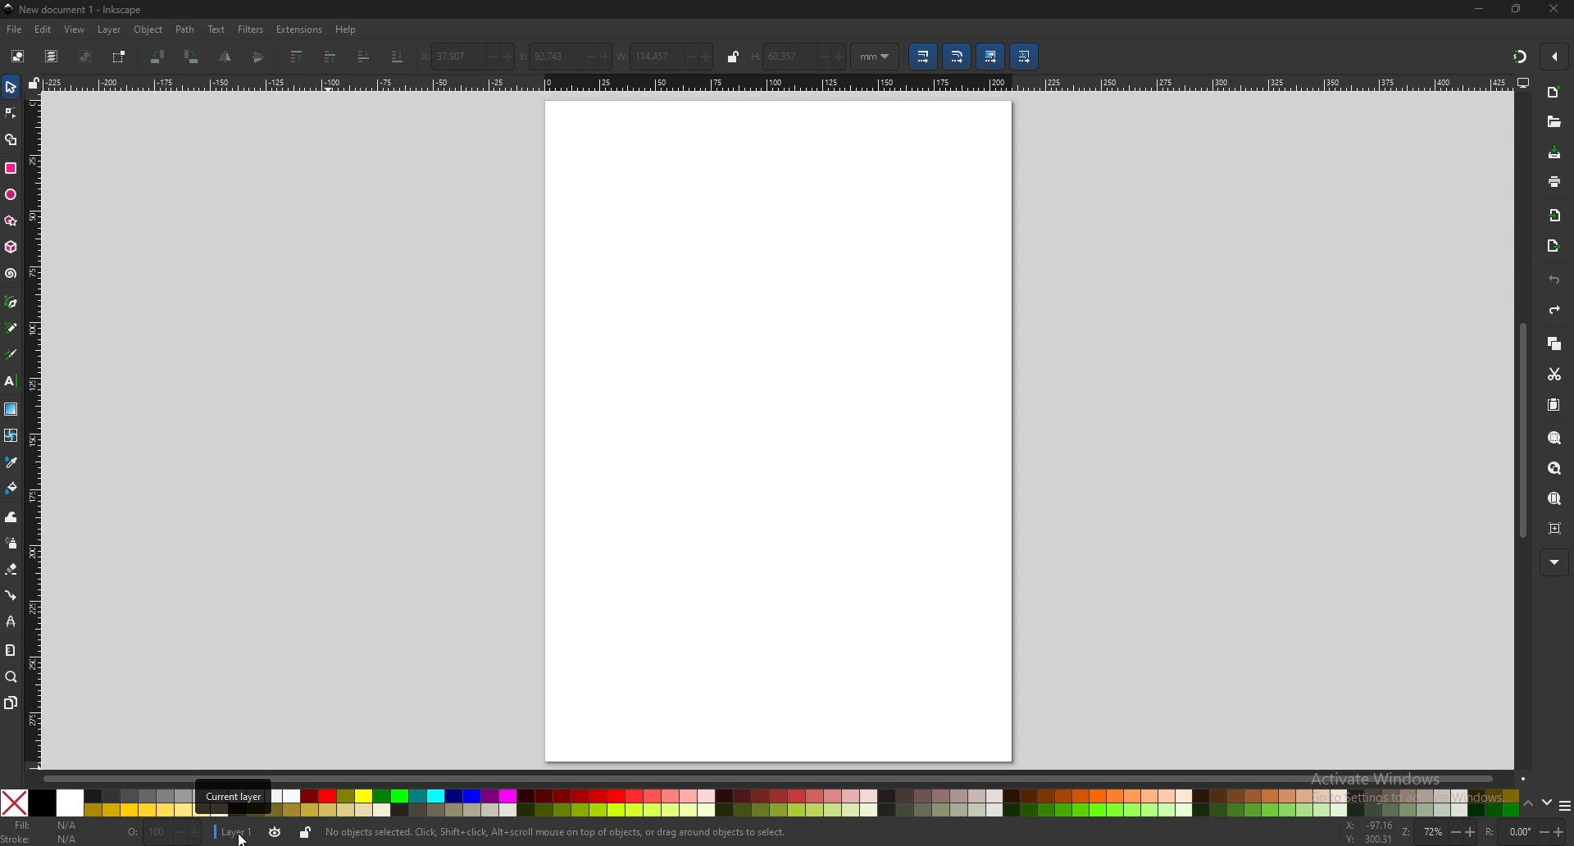 This screenshot has height=846, width=1574. What do you see at coordinates (1555, 467) in the screenshot?
I see `zoom drawing` at bounding box center [1555, 467].